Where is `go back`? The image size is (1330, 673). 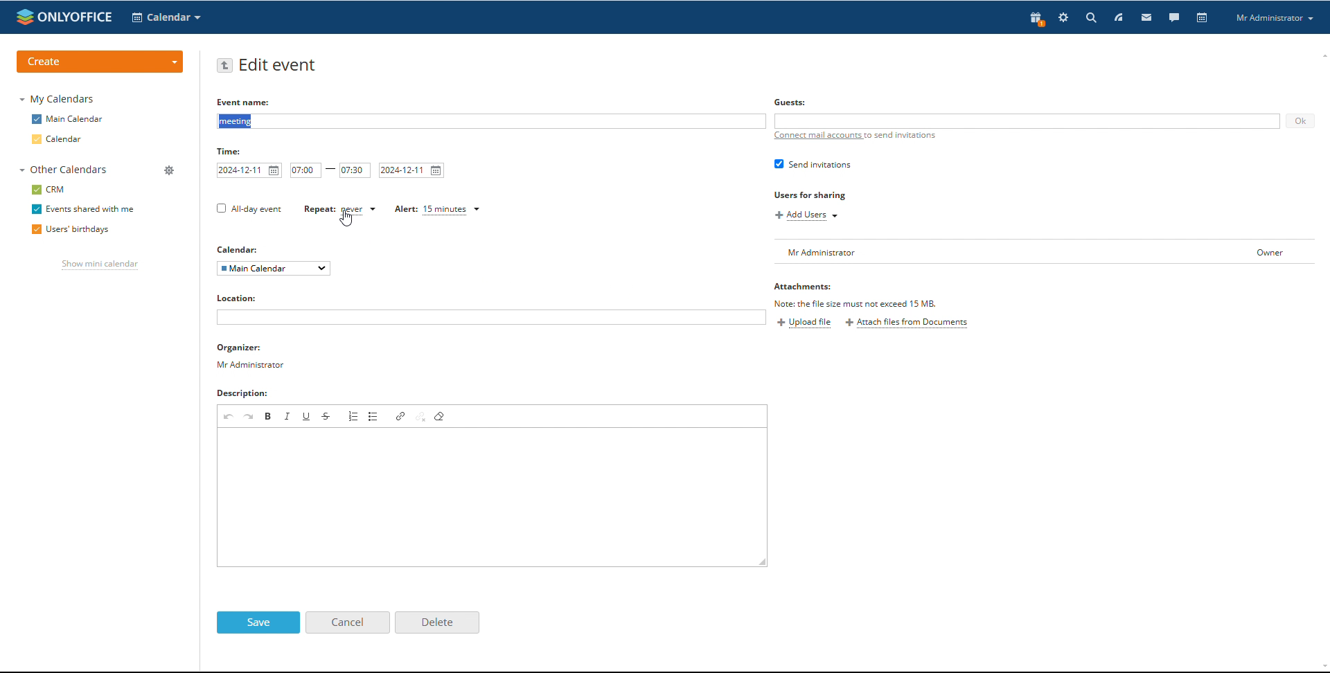 go back is located at coordinates (224, 65).